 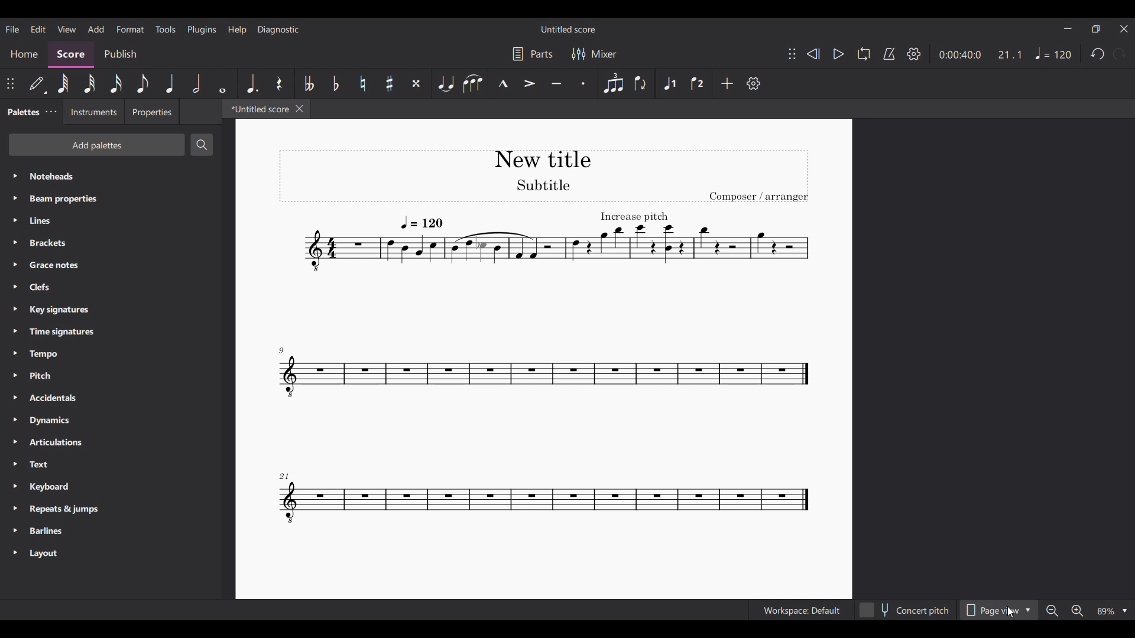 What do you see at coordinates (116, 83) in the screenshot?
I see `16th note` at bounding box center [116, 83].